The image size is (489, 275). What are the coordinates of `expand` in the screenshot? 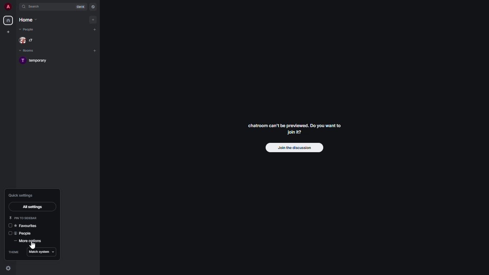 It's located at (16, 7).